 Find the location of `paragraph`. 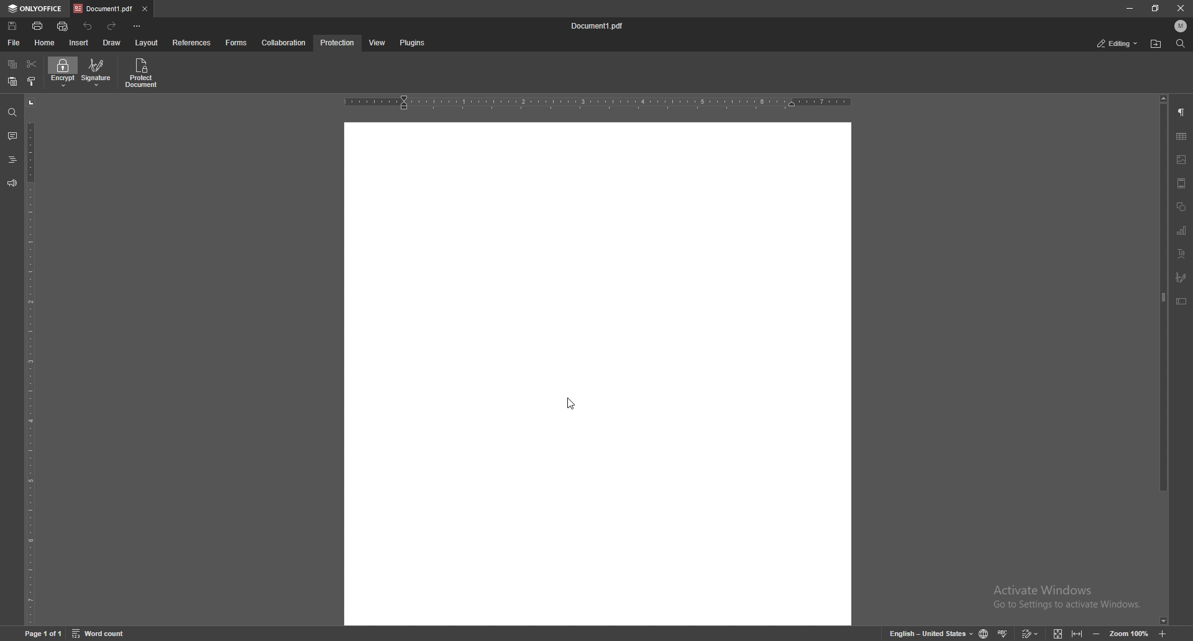

paragraph is located at coordinates (1181, 113).